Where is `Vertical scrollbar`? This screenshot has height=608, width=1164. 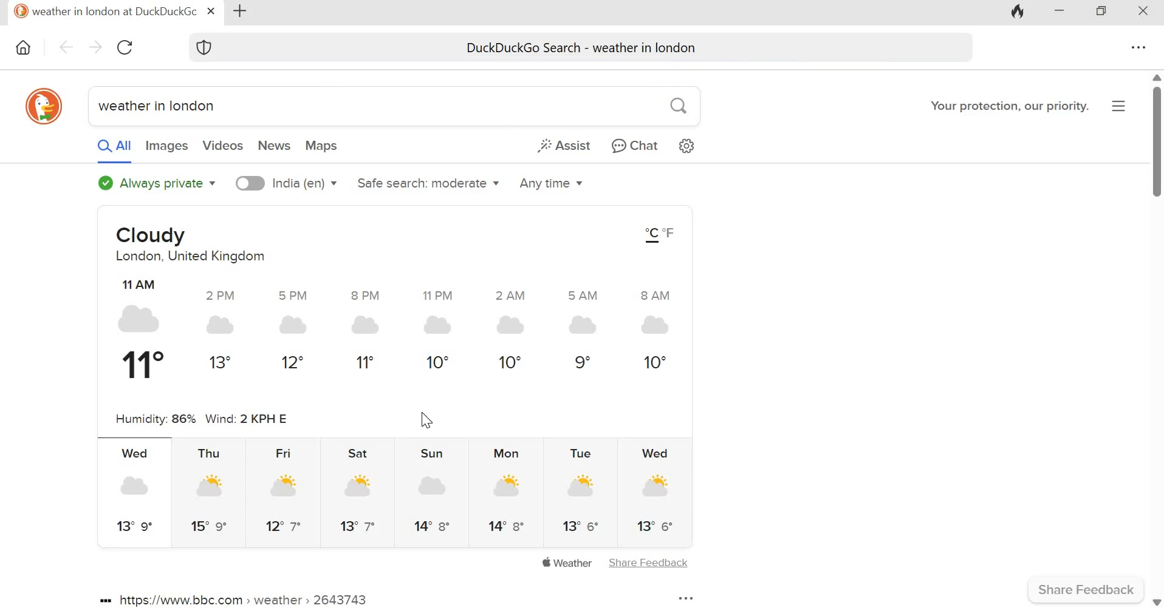
Vertical scrollbar is located at coordinates (1157, 339).